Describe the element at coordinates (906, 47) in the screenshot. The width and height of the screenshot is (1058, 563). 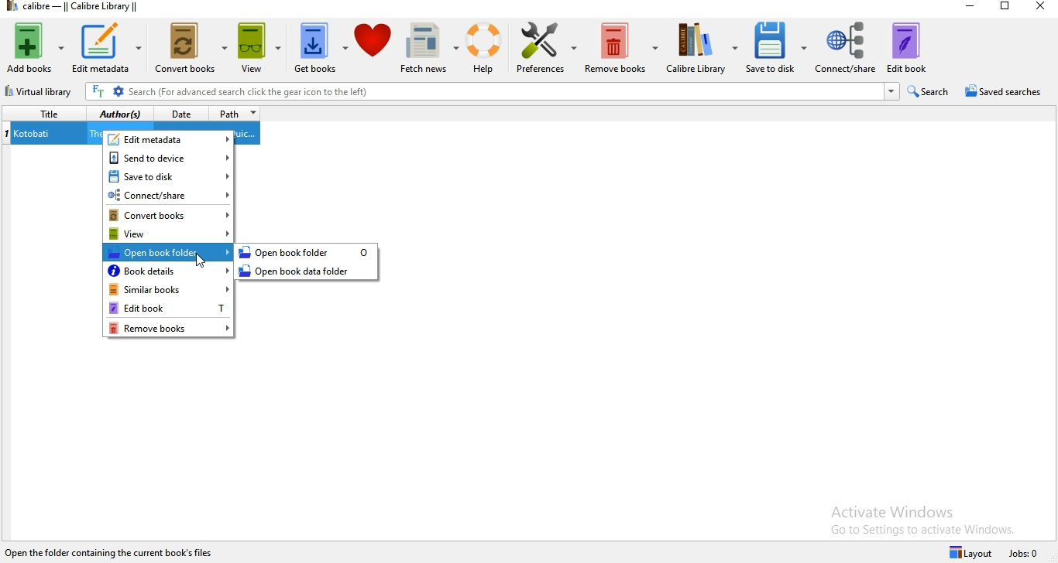
I see `edit book` at that location.